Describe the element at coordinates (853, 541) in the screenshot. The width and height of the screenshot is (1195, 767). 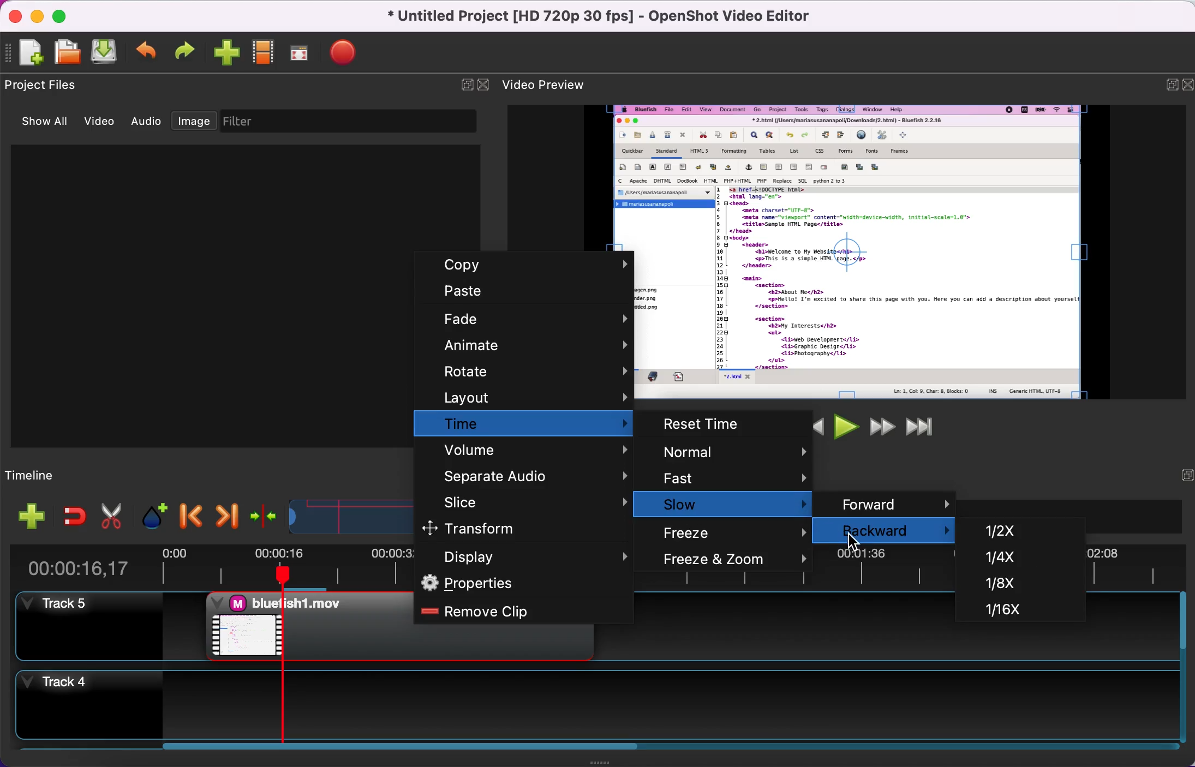
I see `Cursor` at that location.